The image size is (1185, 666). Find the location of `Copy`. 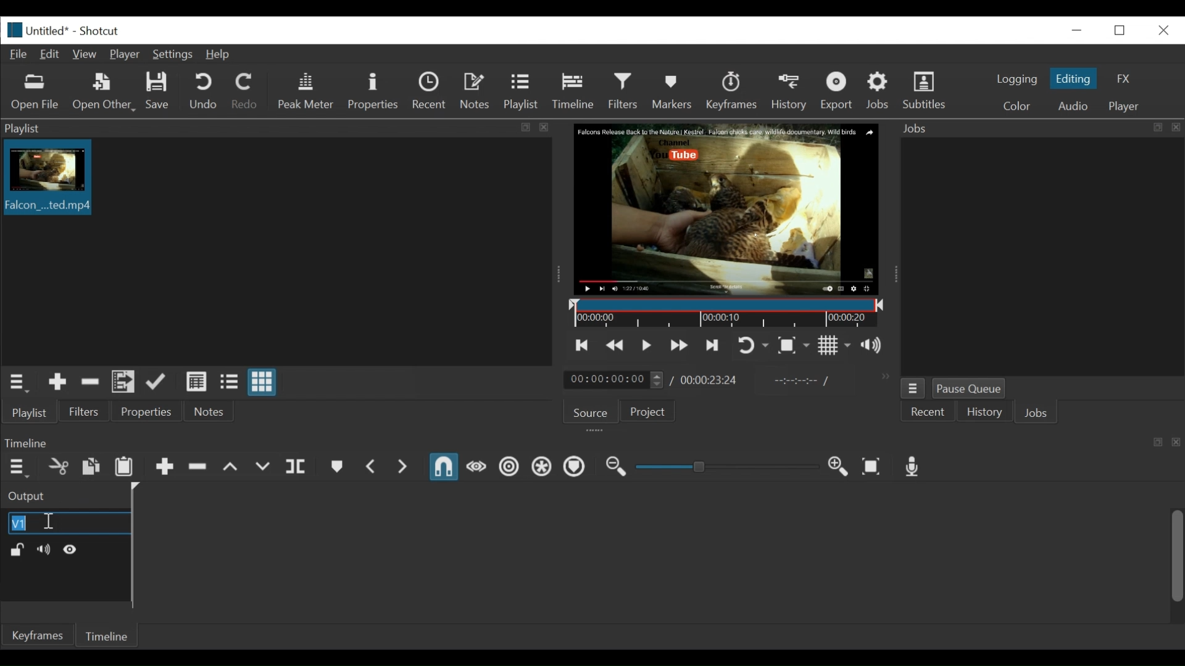

Copy is located at coordinates (91, 468).